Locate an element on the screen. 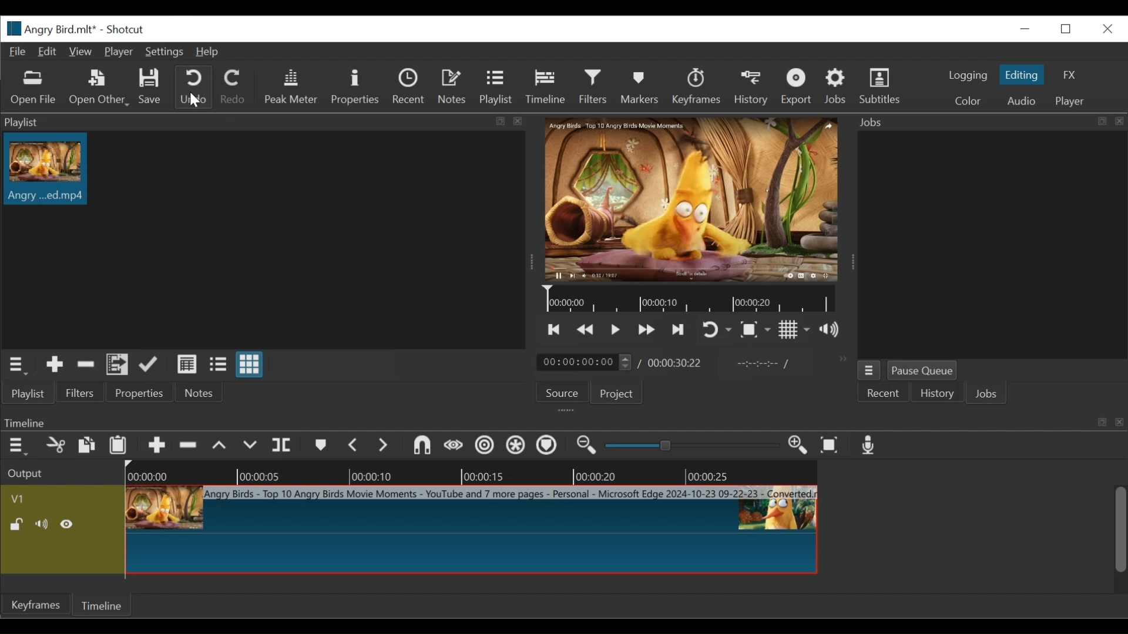  Video track name is located at coordinates (59, 497).